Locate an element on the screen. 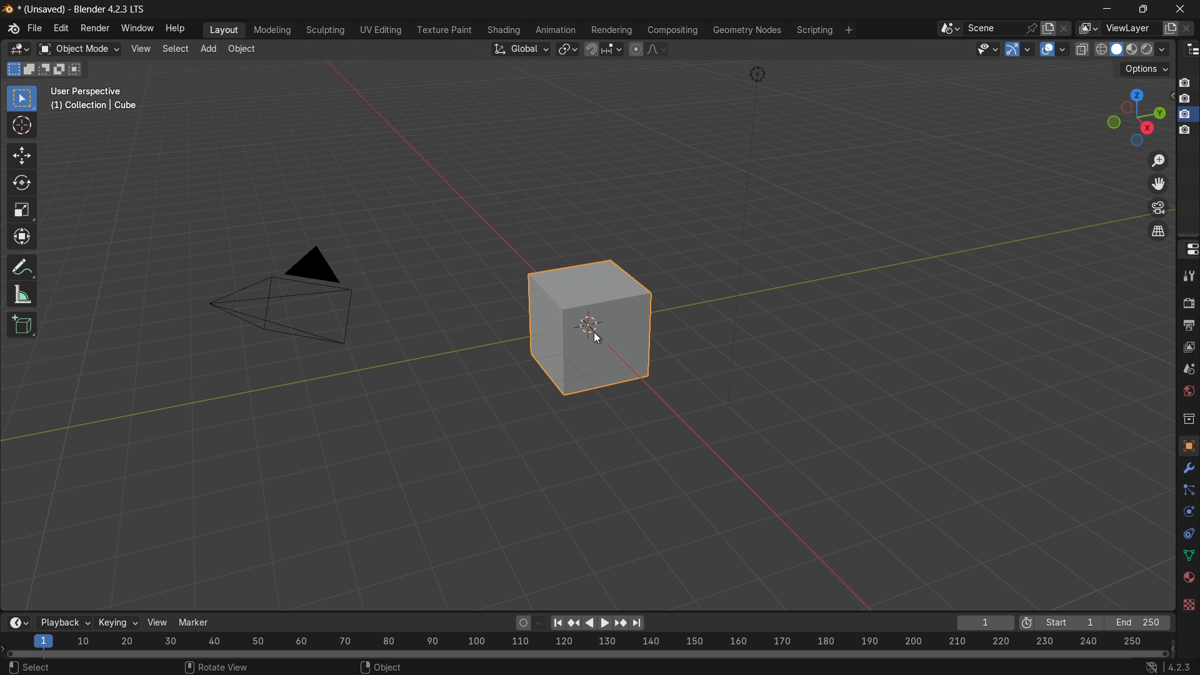 This screenshot has height=675, width=1200. animation menu is located at coordinates (554, 28).